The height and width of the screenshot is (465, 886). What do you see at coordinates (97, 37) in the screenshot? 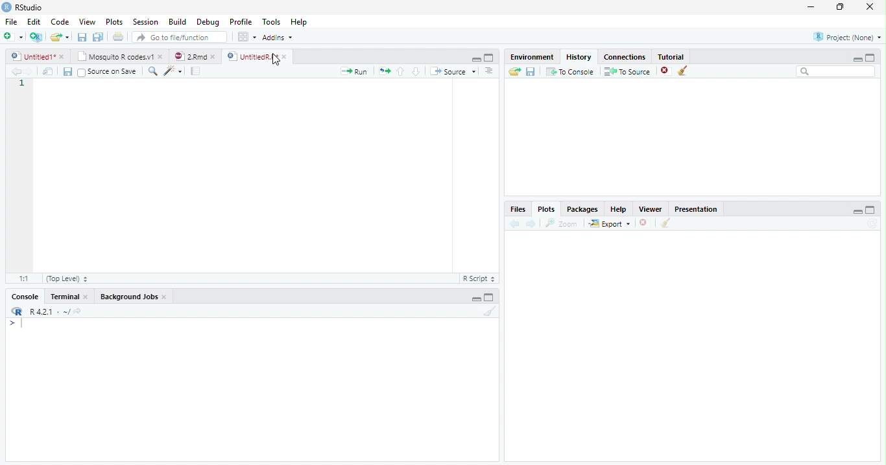
I see `Save All open documents` at bounding box center [97, 37].